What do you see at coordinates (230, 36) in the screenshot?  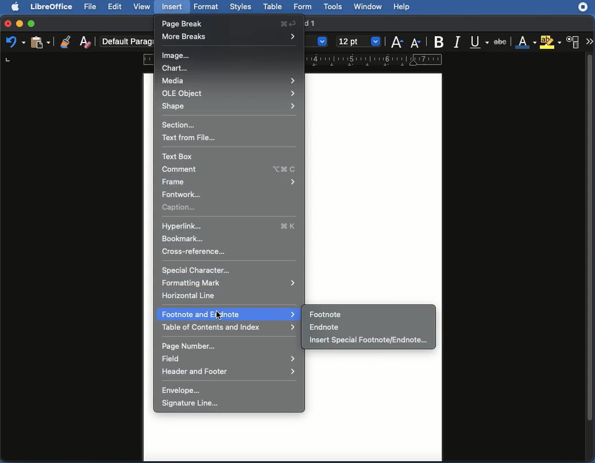 I see `More breaks` at bounding box center [230, 36].